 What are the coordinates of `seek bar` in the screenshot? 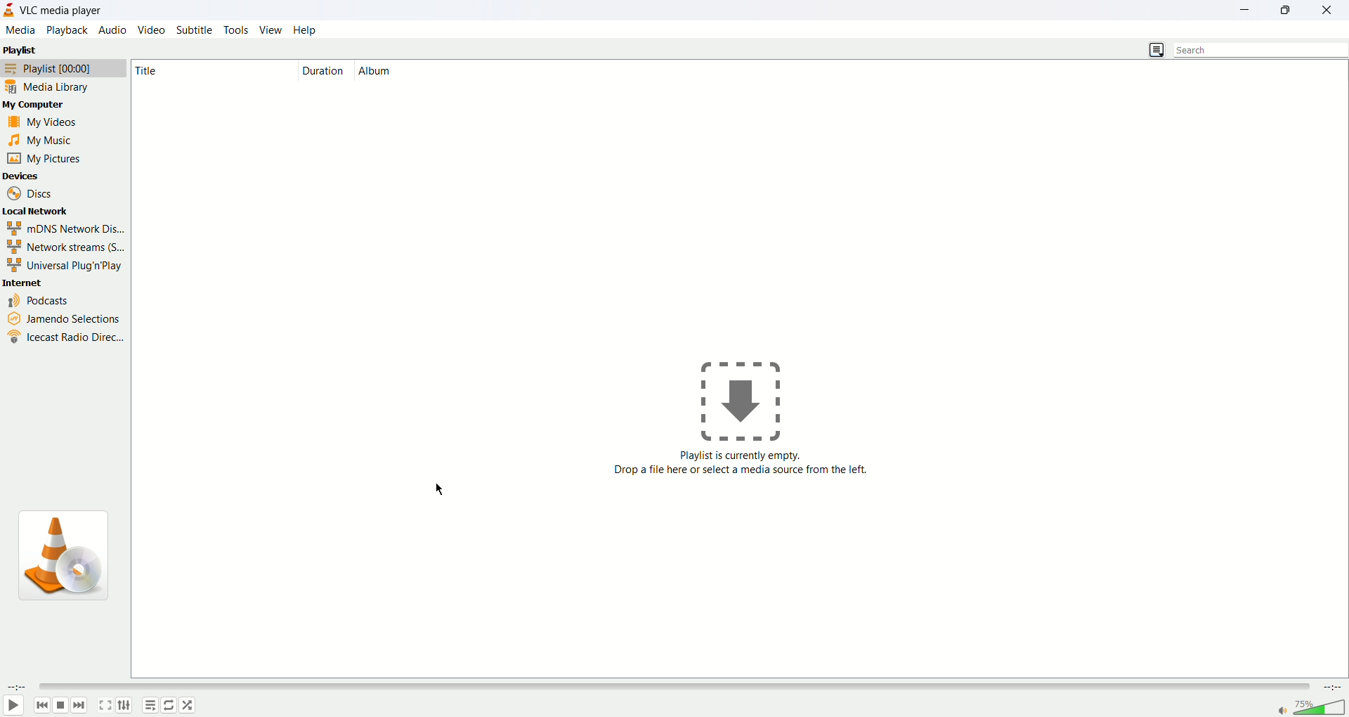 It's located at (672, 687).